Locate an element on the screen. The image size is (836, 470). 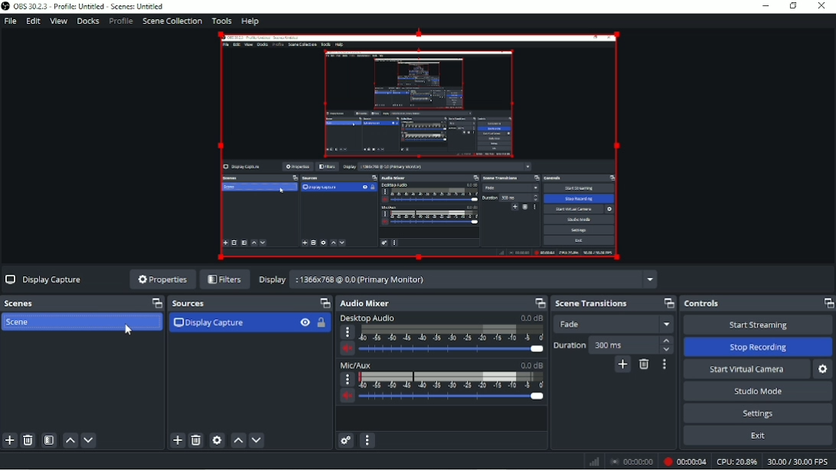
Docks is located at coordinates (87, 21).